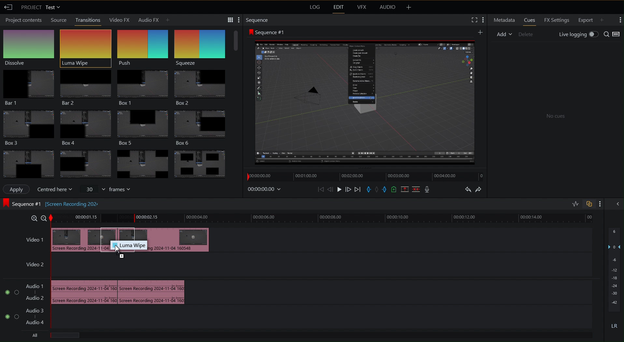 This screenshot has height=342, width=624. I want to click on Add, so click(504, 34).